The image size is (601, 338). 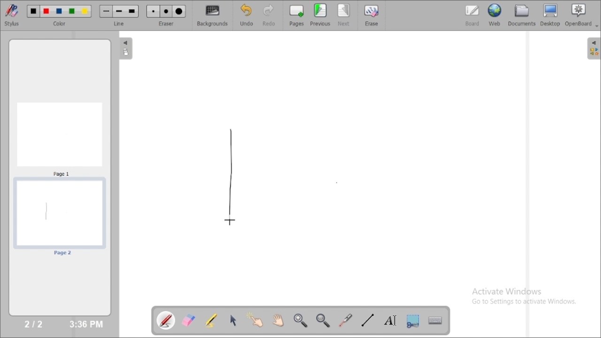 I want to click on pages, so click(x=297, y=15).